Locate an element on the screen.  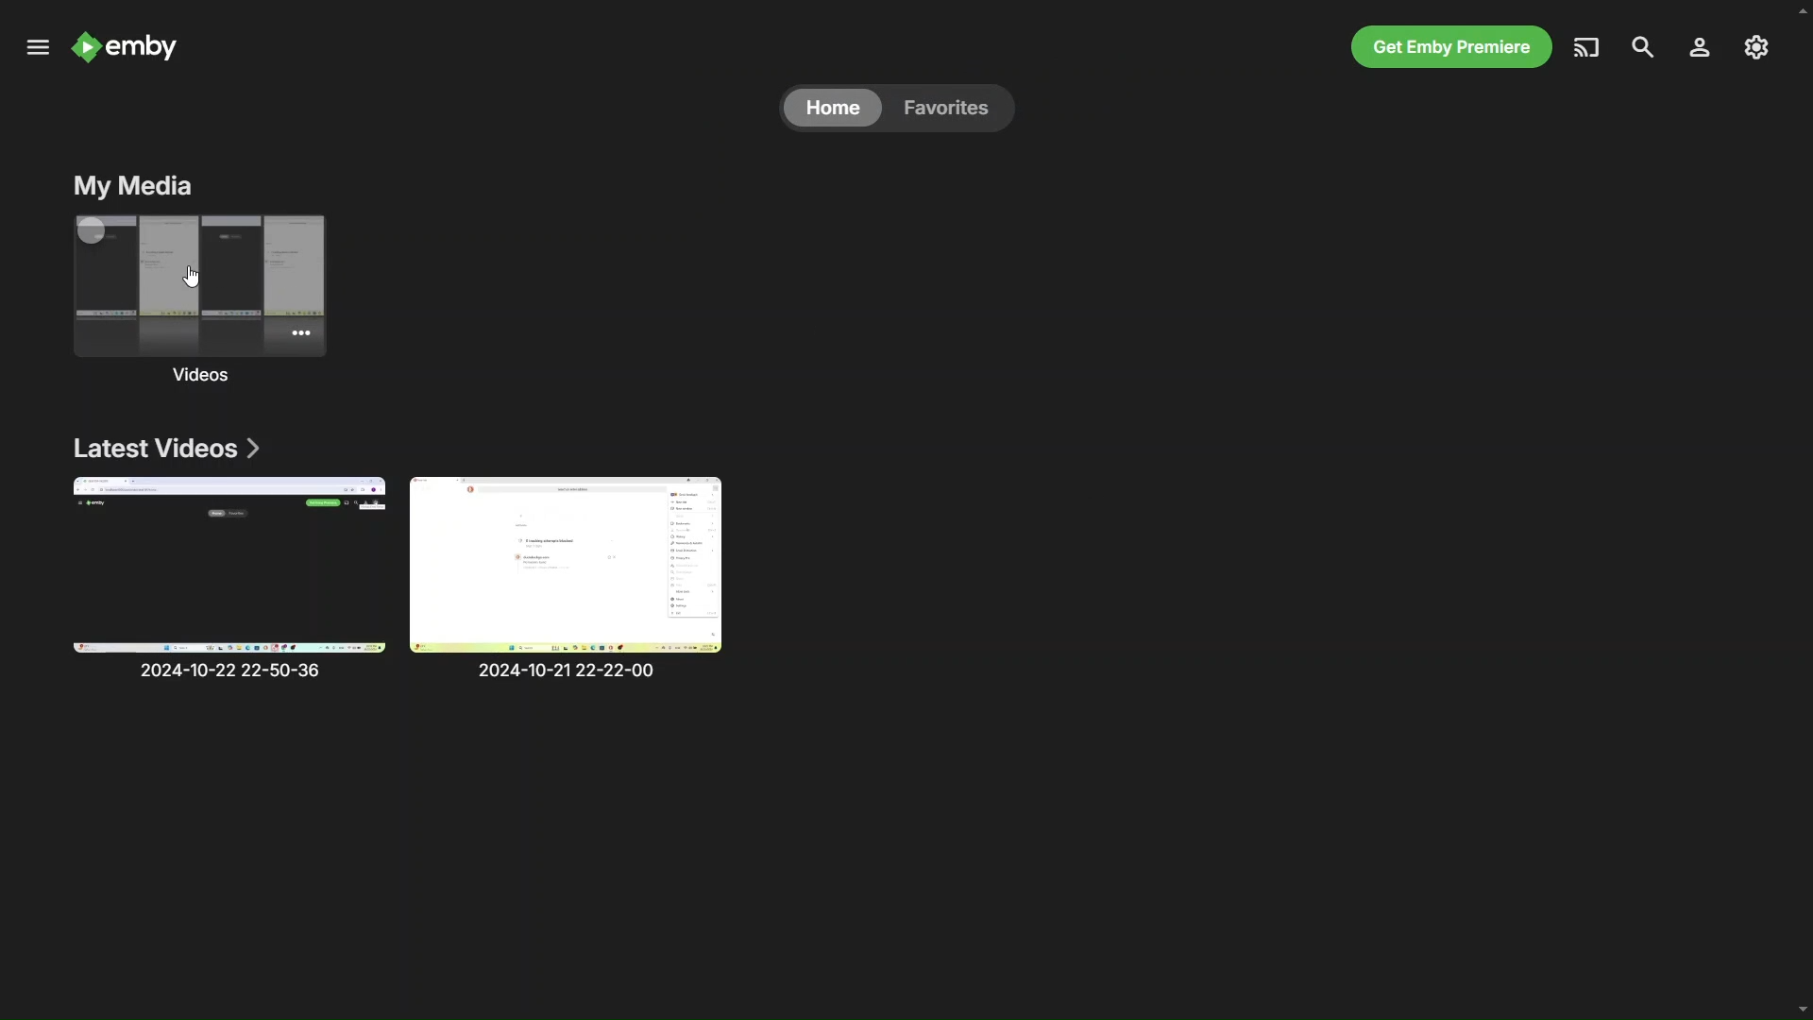
my media is located at coordinates (136, 186).